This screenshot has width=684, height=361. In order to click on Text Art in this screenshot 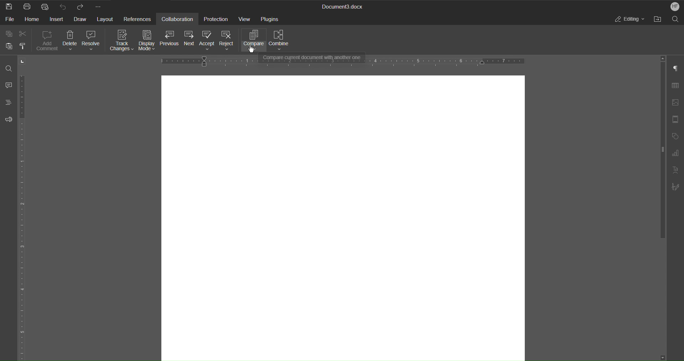, I will do `click(676, 170)`.